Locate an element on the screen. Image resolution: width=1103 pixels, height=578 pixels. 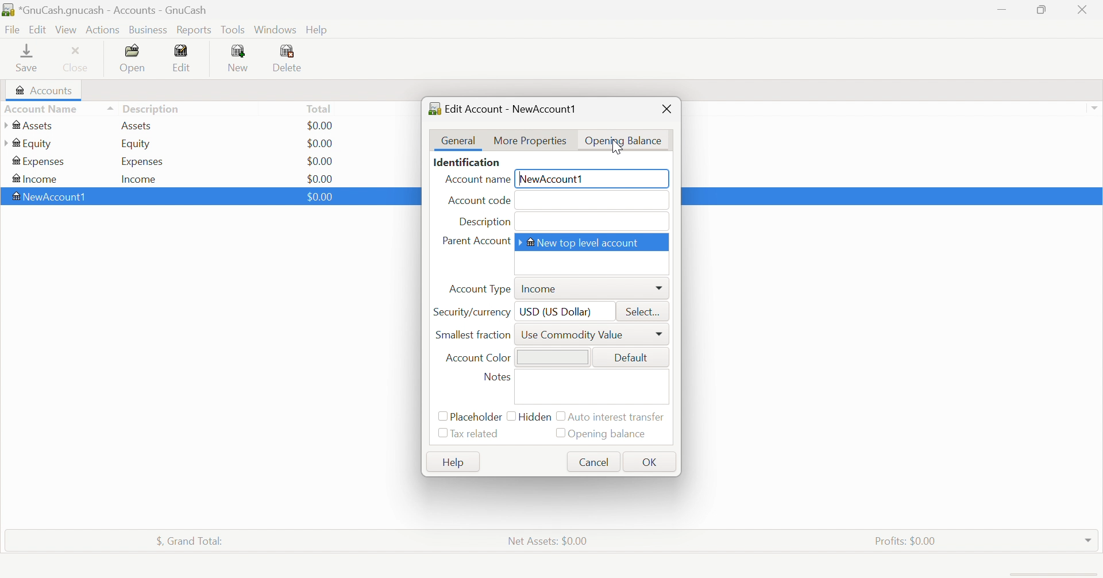
Checkbox is located at coordinates (561, 417).